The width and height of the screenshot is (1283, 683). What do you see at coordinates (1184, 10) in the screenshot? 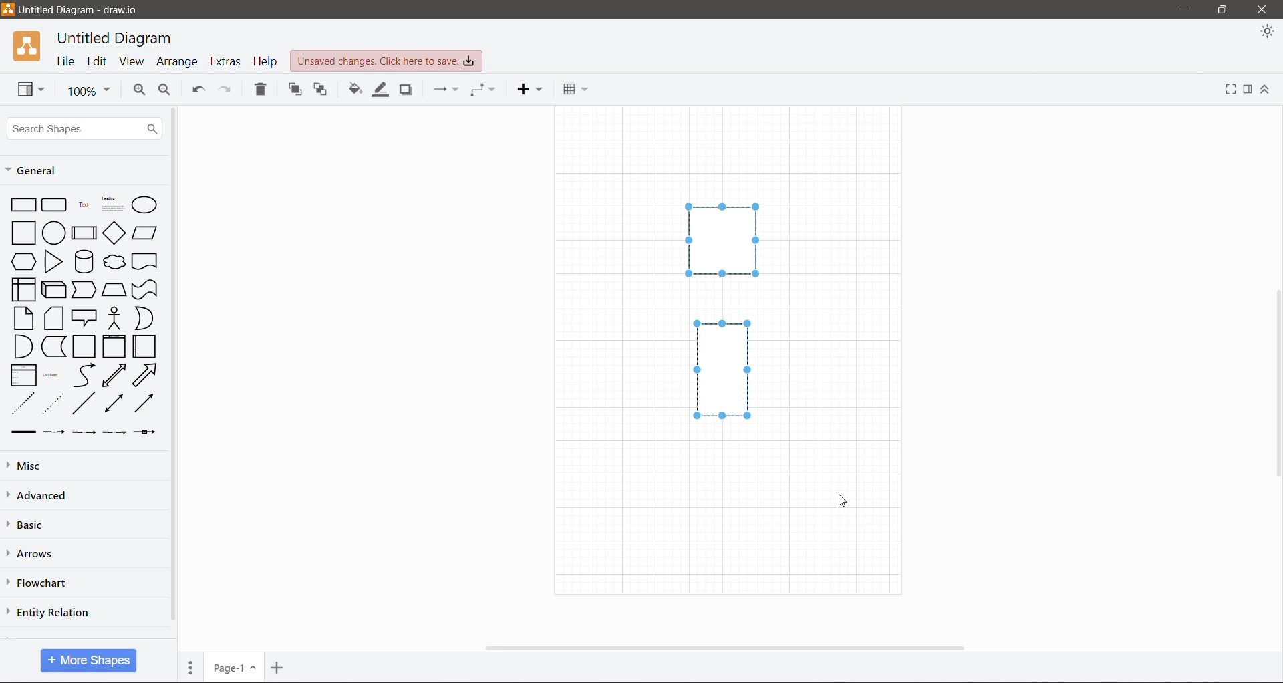
I see `Minimize` at bounding box center [1184, 10].